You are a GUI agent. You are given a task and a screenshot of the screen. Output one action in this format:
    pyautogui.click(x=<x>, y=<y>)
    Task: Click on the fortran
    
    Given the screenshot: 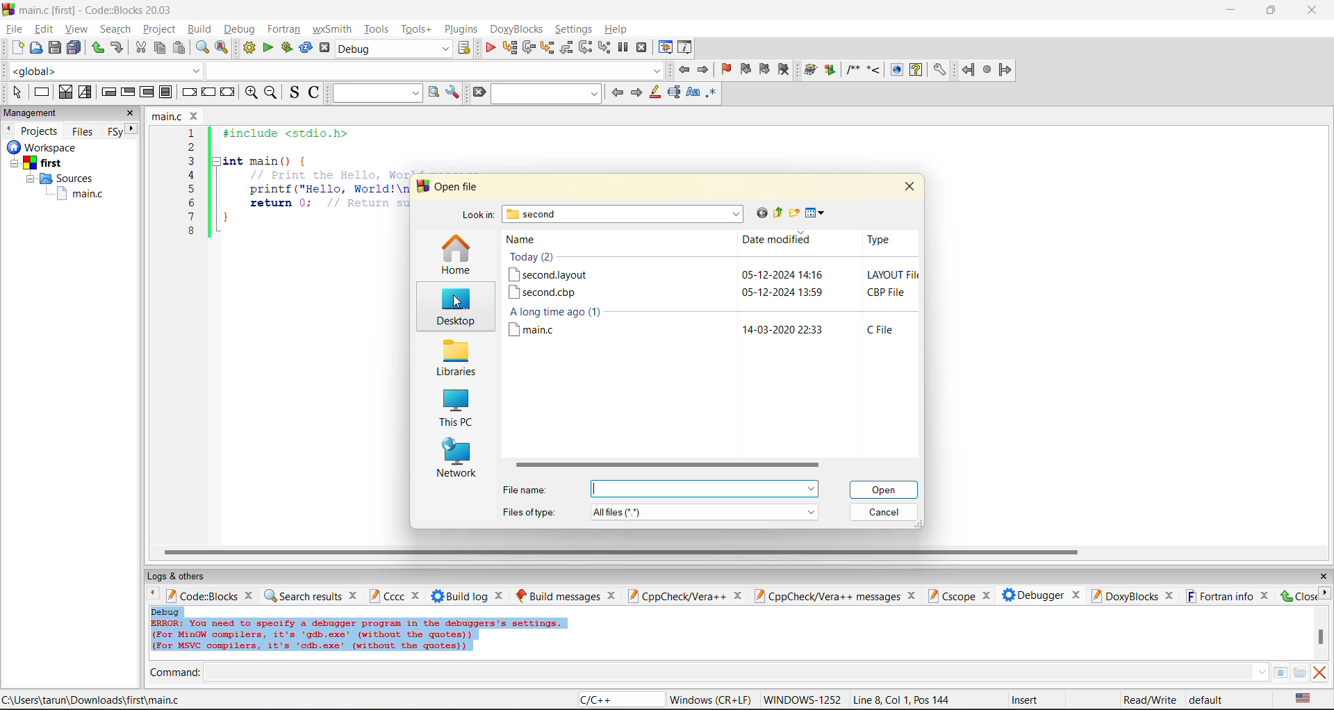 What is the action you would take?
    pyautogui.click(x=284, y=29)
    